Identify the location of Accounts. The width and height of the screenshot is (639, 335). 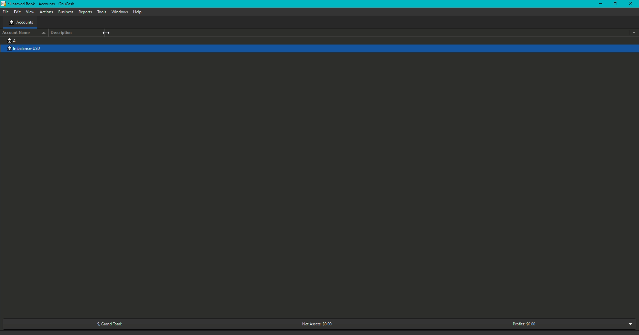
(21, 23).